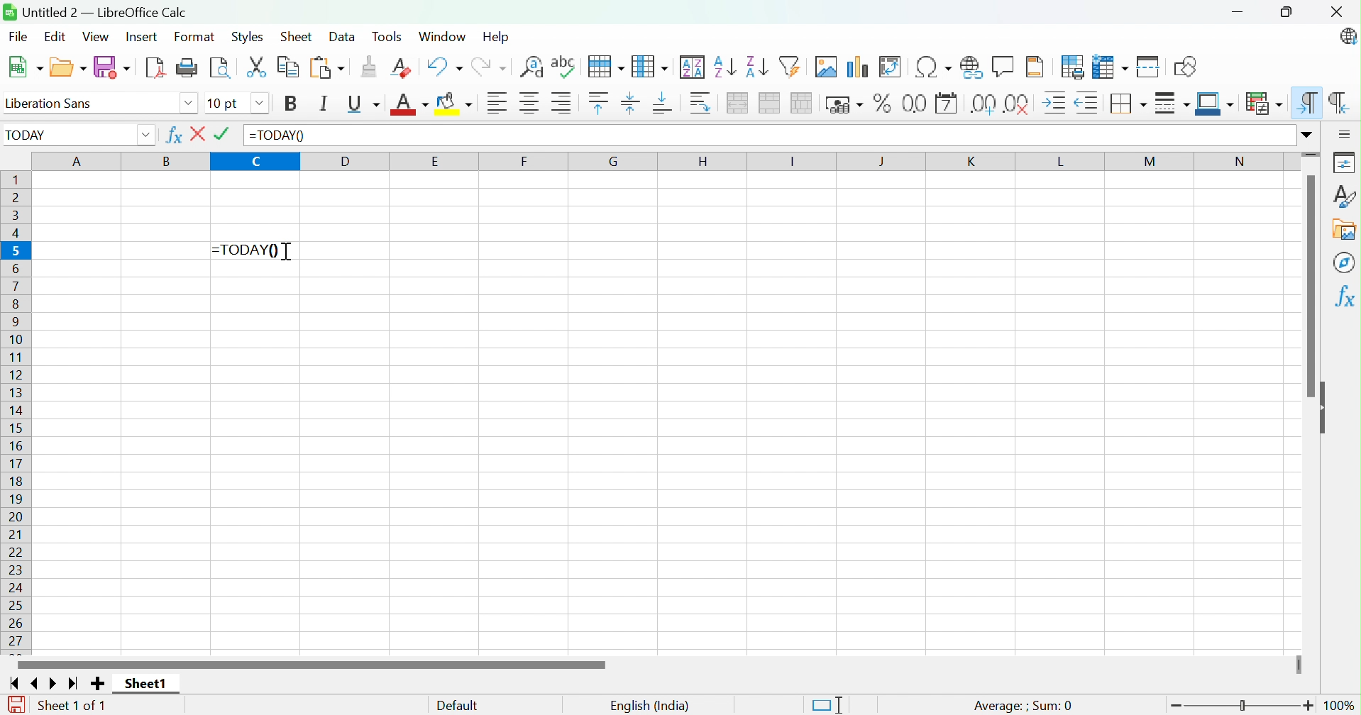 The height and width of the screenshot is (715, 1361). What do you see at coordinates (248, 35) in the screenshot?
I see `Styles` at bounding box center [248, 35].